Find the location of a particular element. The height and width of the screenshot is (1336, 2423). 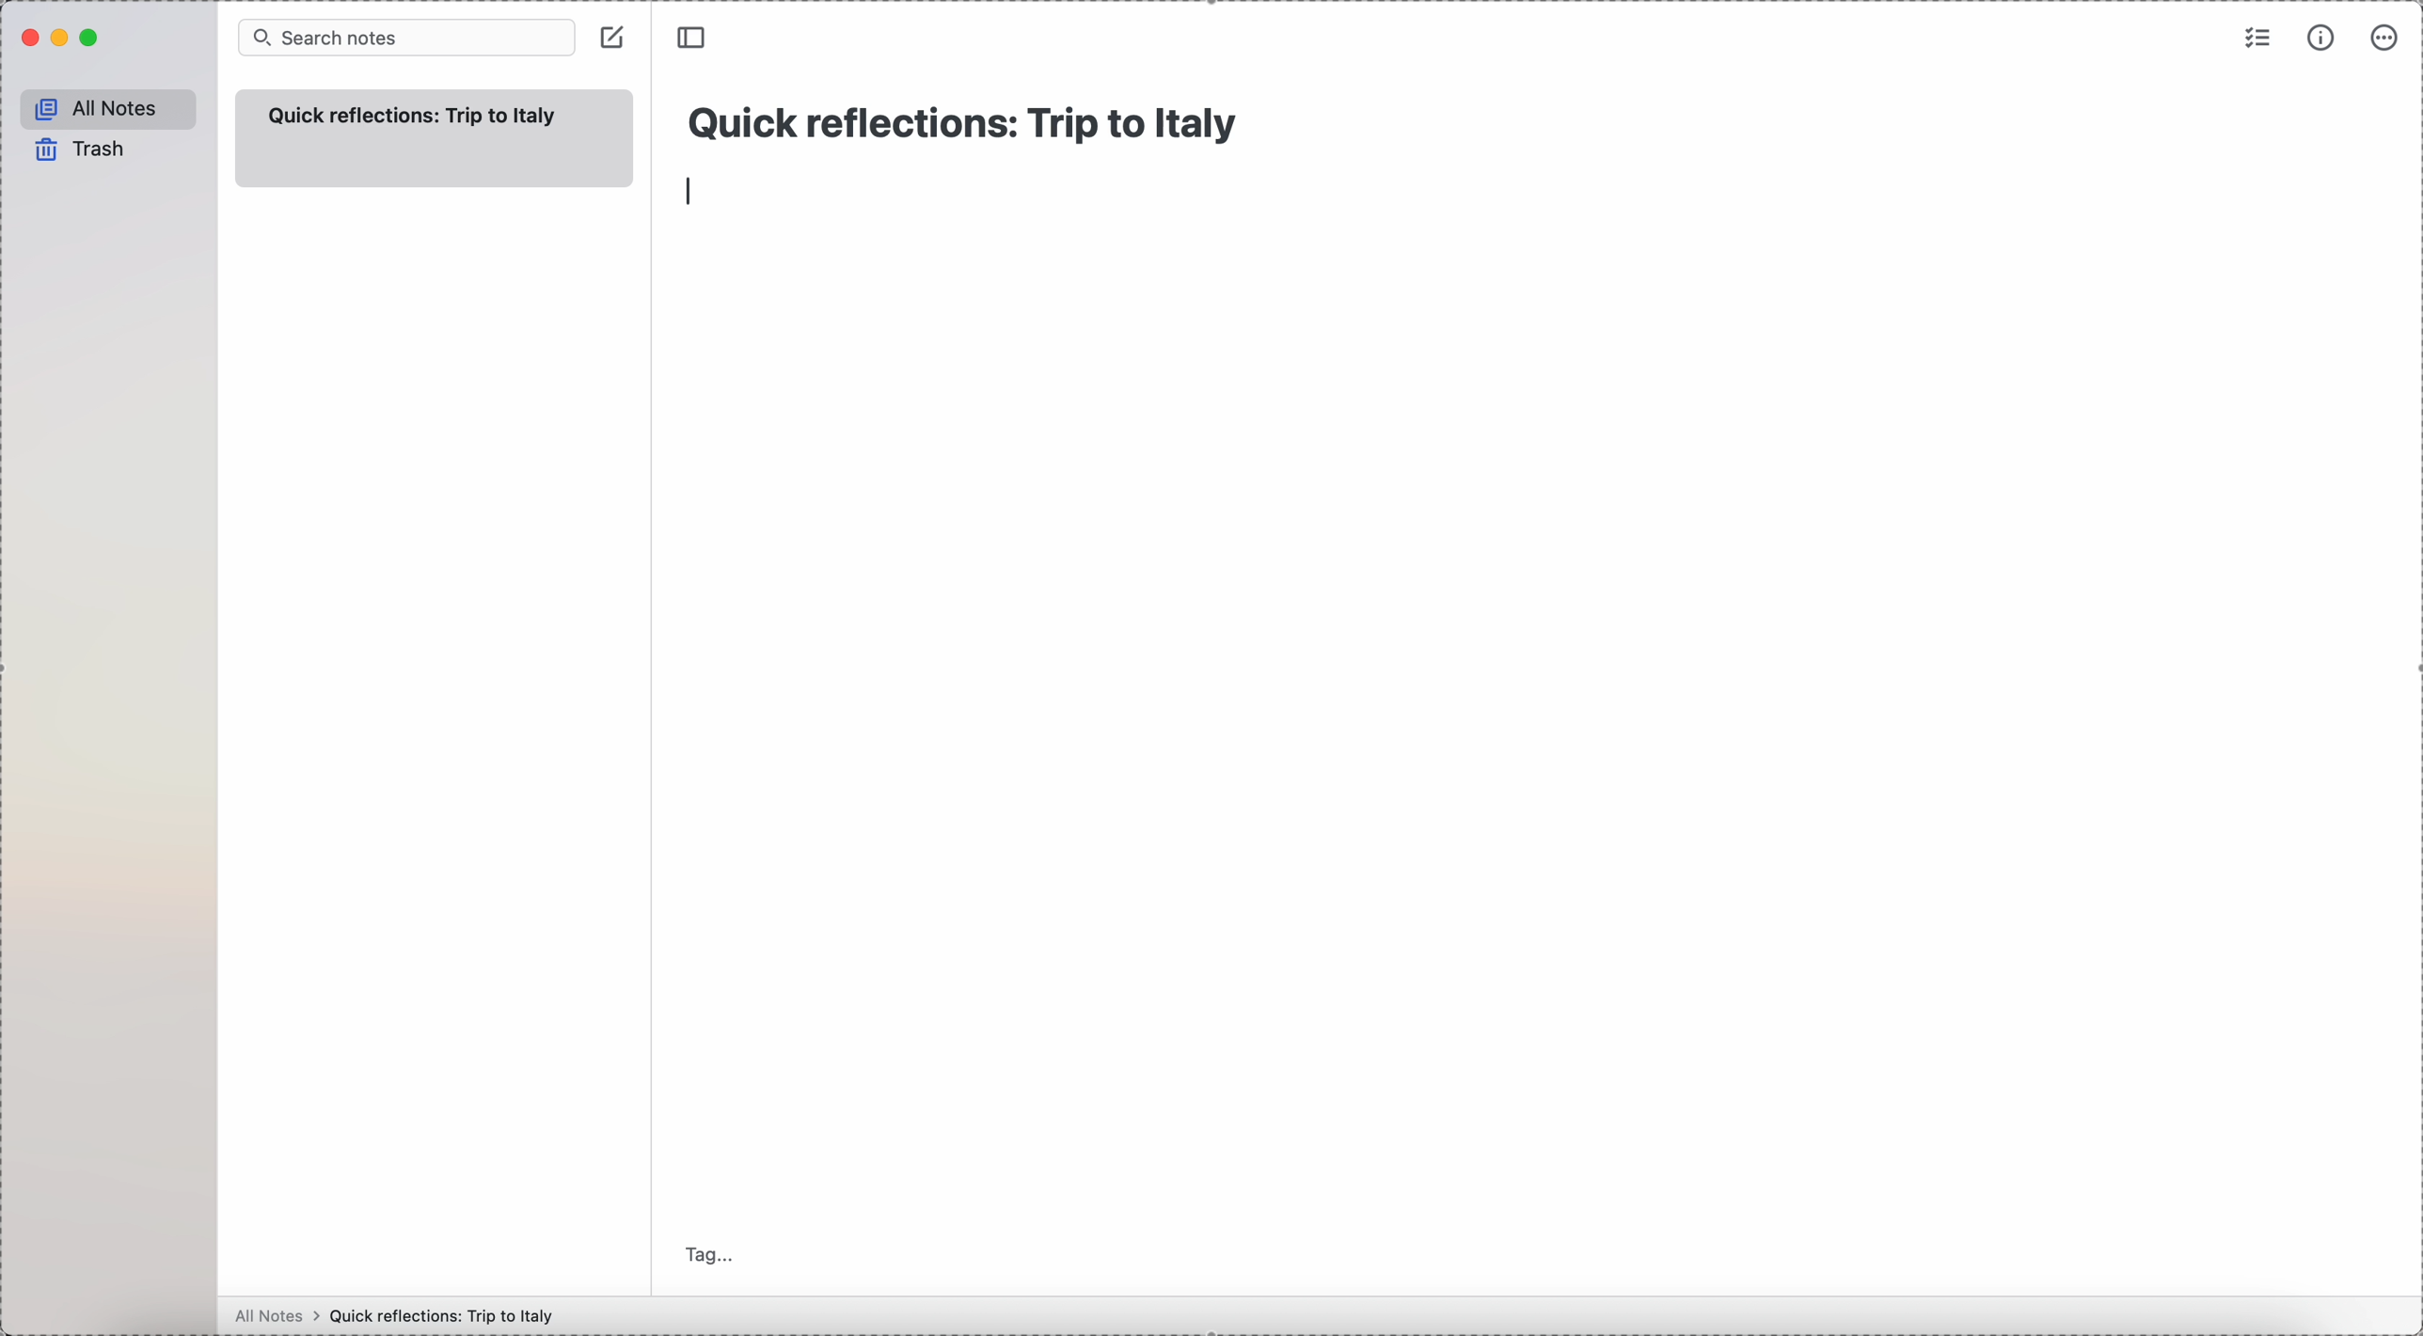

more options is located at coordinates (2385, 40).